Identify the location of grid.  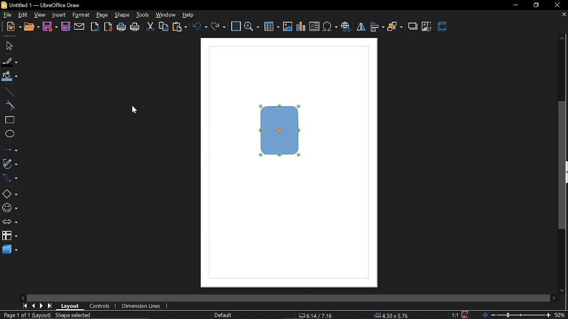
(236, 26).